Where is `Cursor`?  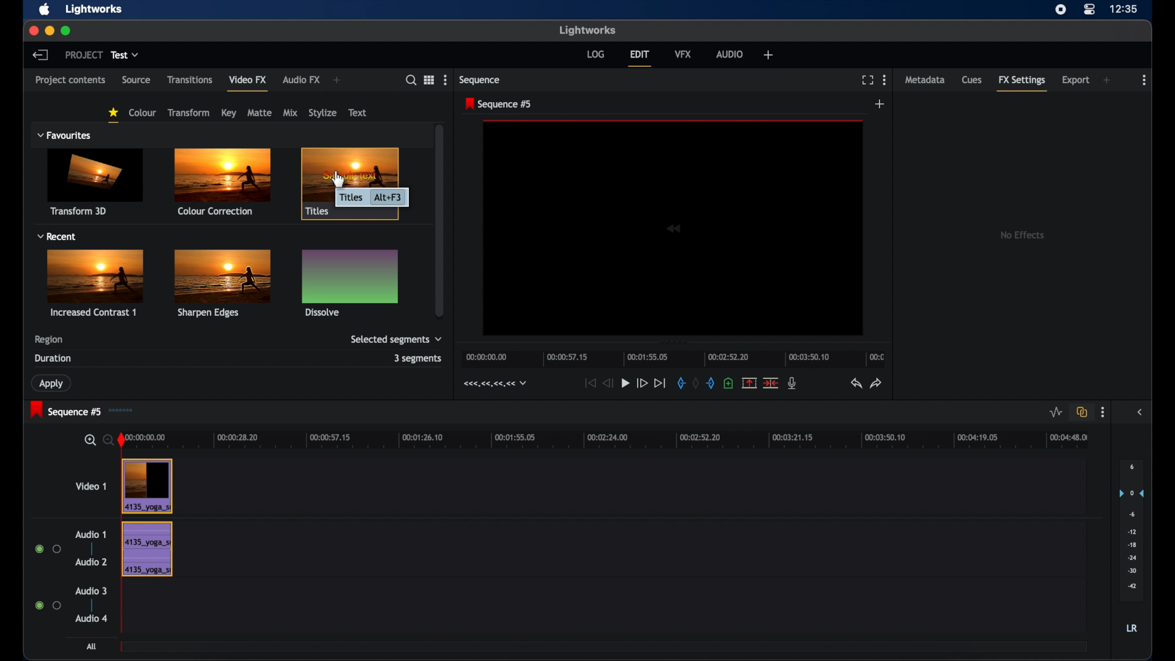
Cursor is located at coordinates (341, 182).